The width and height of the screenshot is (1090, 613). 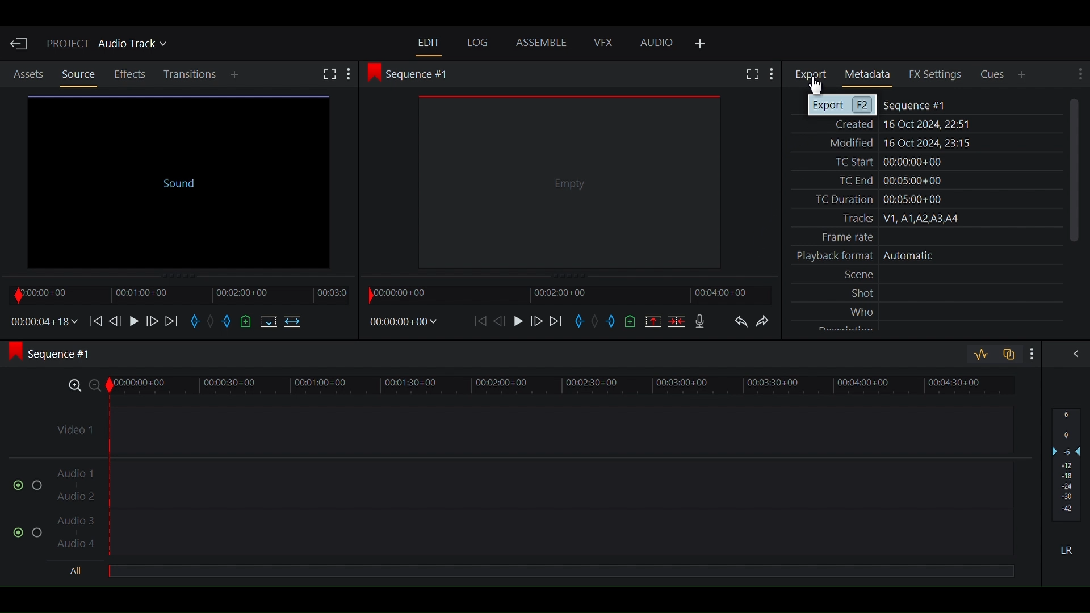 What do you see at coordinates (560, 572) in the screenshot?
I see `All` at bounding box center [560, 572].